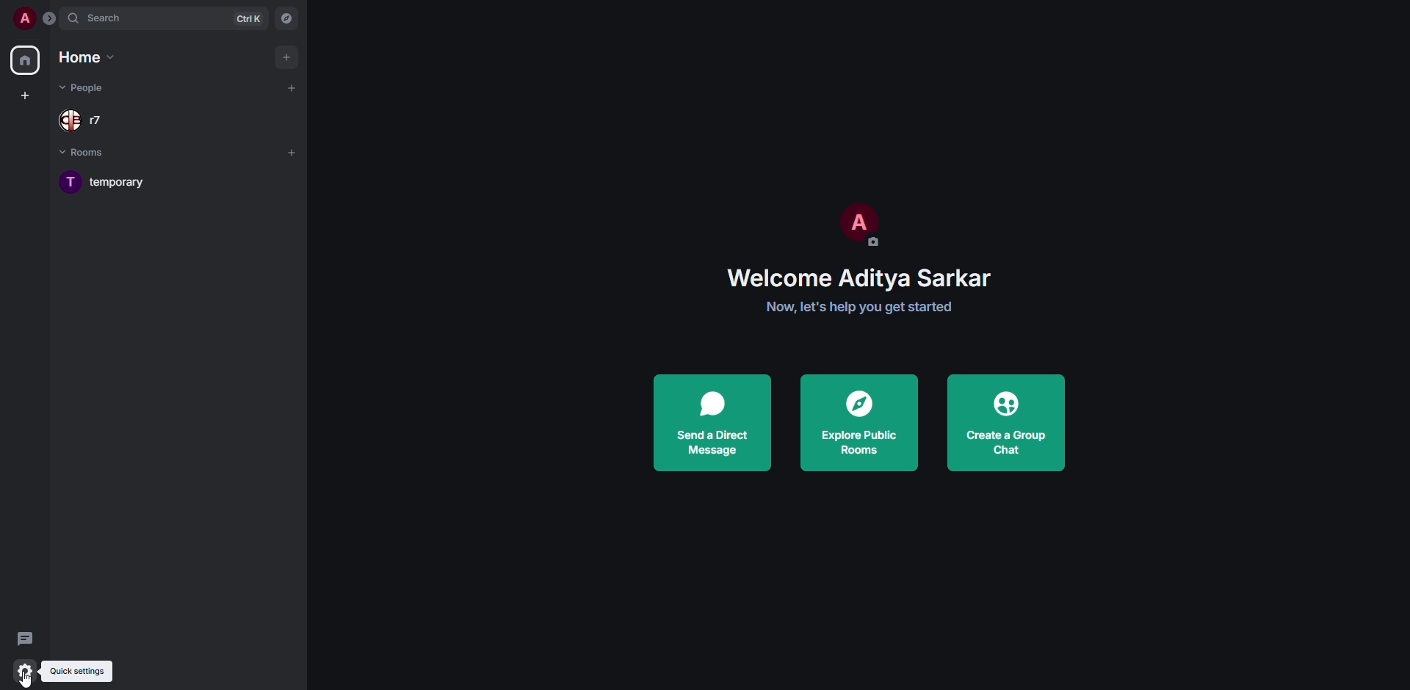  Describe the element at coordinates (28, 639) in the screenshot. I see `threads` at that location.